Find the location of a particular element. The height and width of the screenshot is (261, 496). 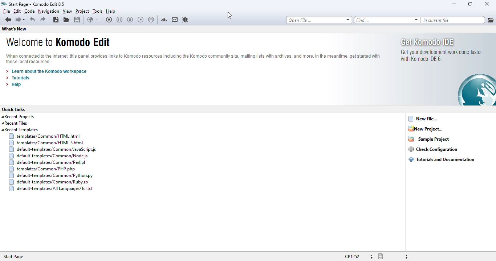

tutorials and documentation is located at coordinates (442, 159).